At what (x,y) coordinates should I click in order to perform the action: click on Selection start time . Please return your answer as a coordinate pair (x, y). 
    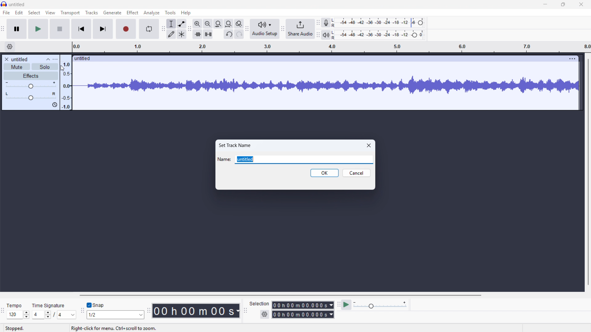
    Looking at the image, I should click on (303, 305).